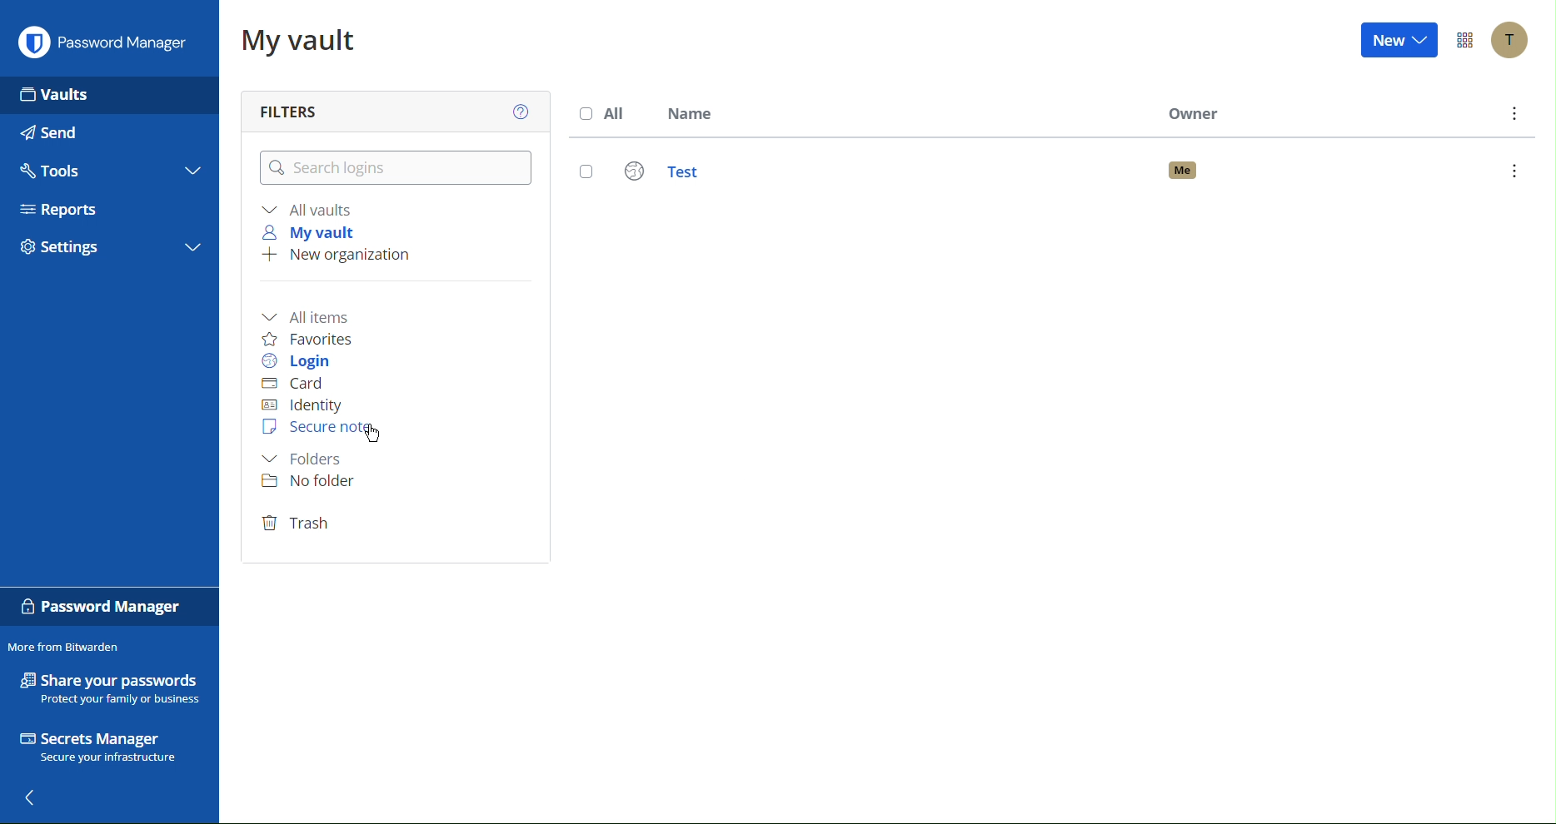  What do you see at coordinates (302, 360) in the screenshot?
I see `Login` at bounding box center [302, 360].